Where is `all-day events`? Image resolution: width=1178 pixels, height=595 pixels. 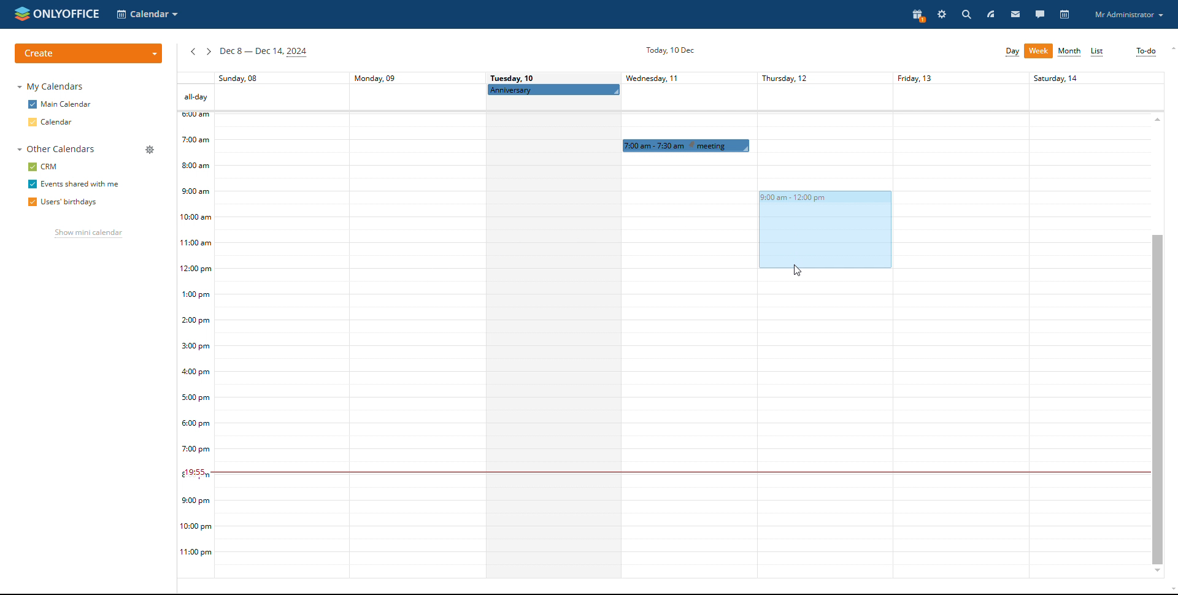 all-day events is located at coordinates (195, 97).